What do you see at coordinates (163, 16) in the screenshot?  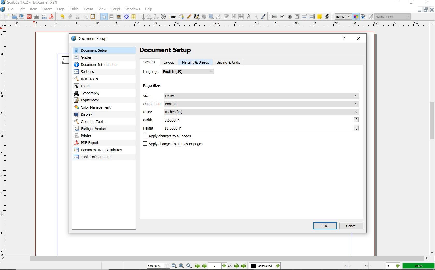 I see `spiral` at bounding box center [163, 16].